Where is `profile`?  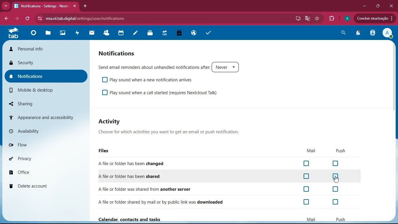
profile is located at coordinates (387, 34).